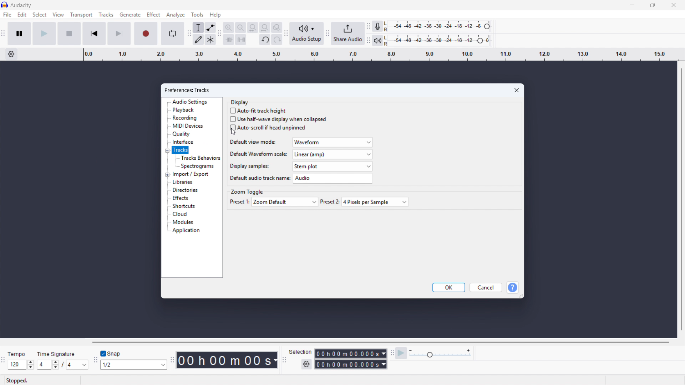  Describe the element at coordinates (3, 361) in the screenshot. I see `time signature toolbar` at that location.